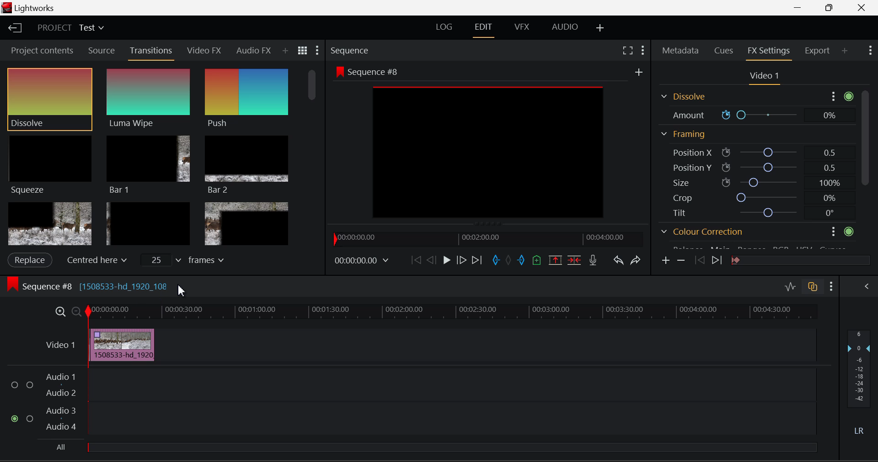  I want to click on Preview Screen Altered, so click(493, 150).